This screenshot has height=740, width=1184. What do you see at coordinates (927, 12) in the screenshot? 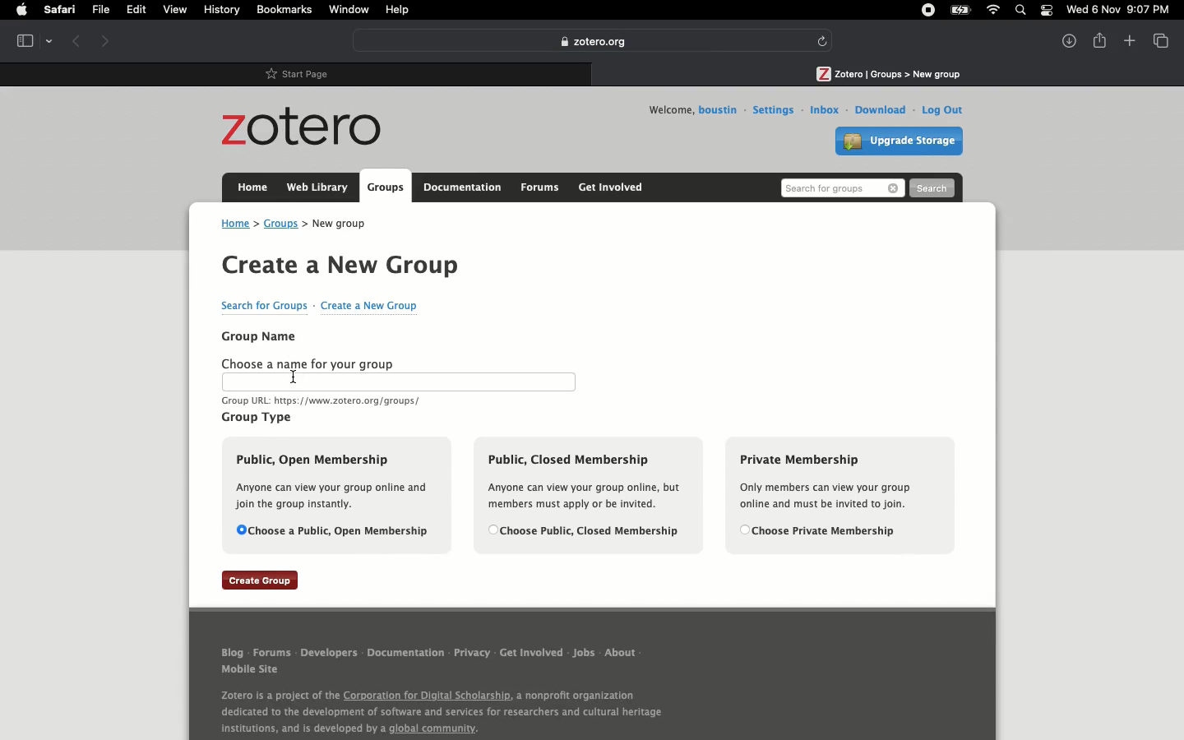
I see `Recording` at bounding box center [927, 12].